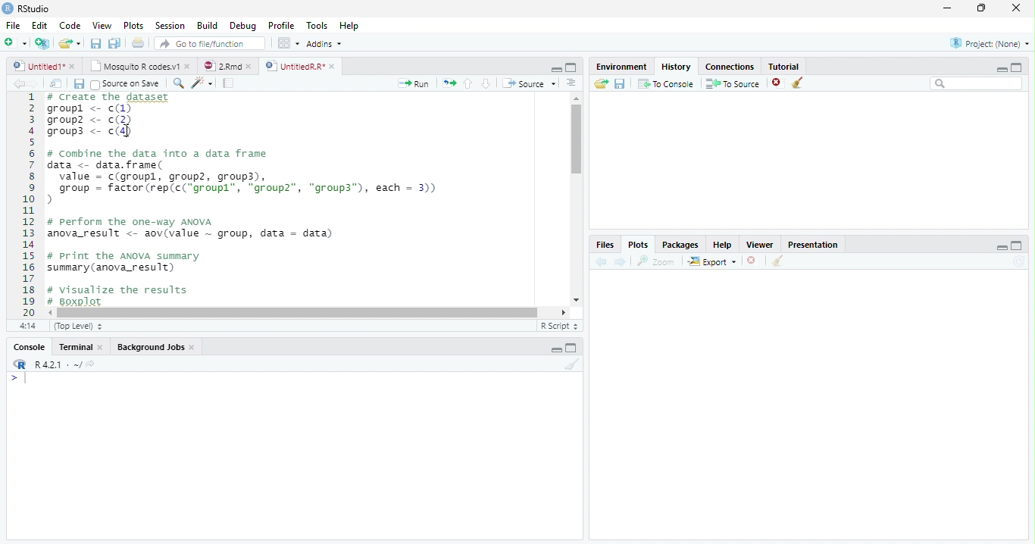 The image size is (1035, 544). Describe the element at coordinates (657, 261) in the screenshot. I see `Zoom` at that location.